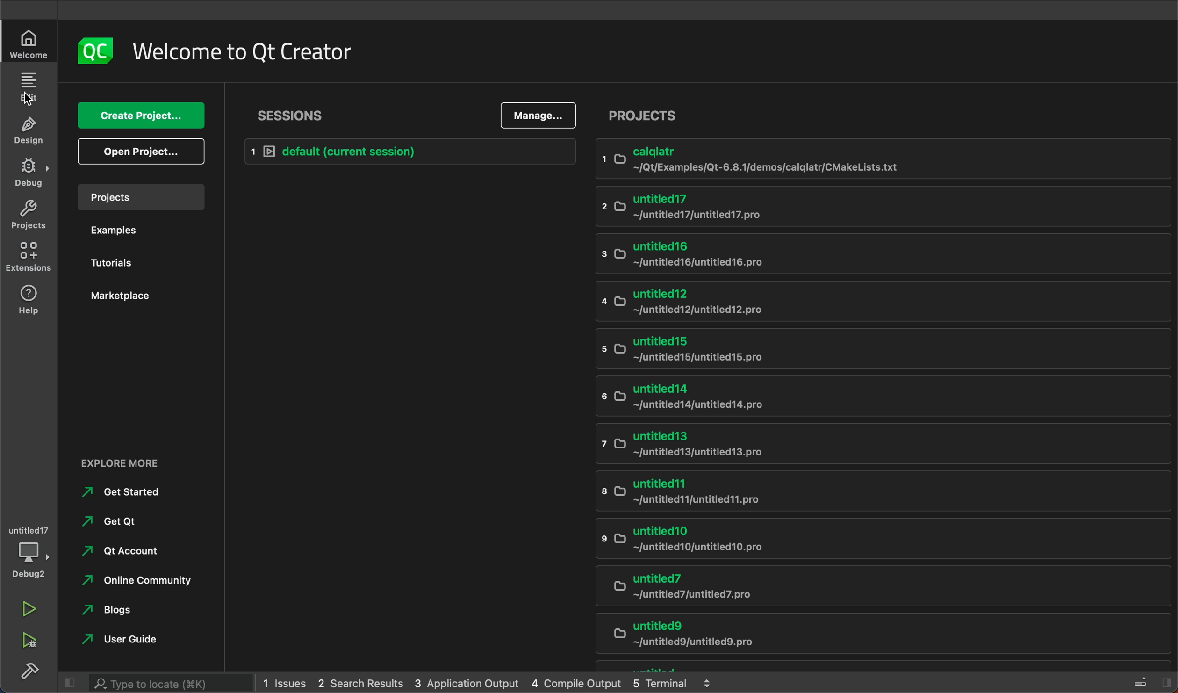  I want to click on build, so click(28, 670).